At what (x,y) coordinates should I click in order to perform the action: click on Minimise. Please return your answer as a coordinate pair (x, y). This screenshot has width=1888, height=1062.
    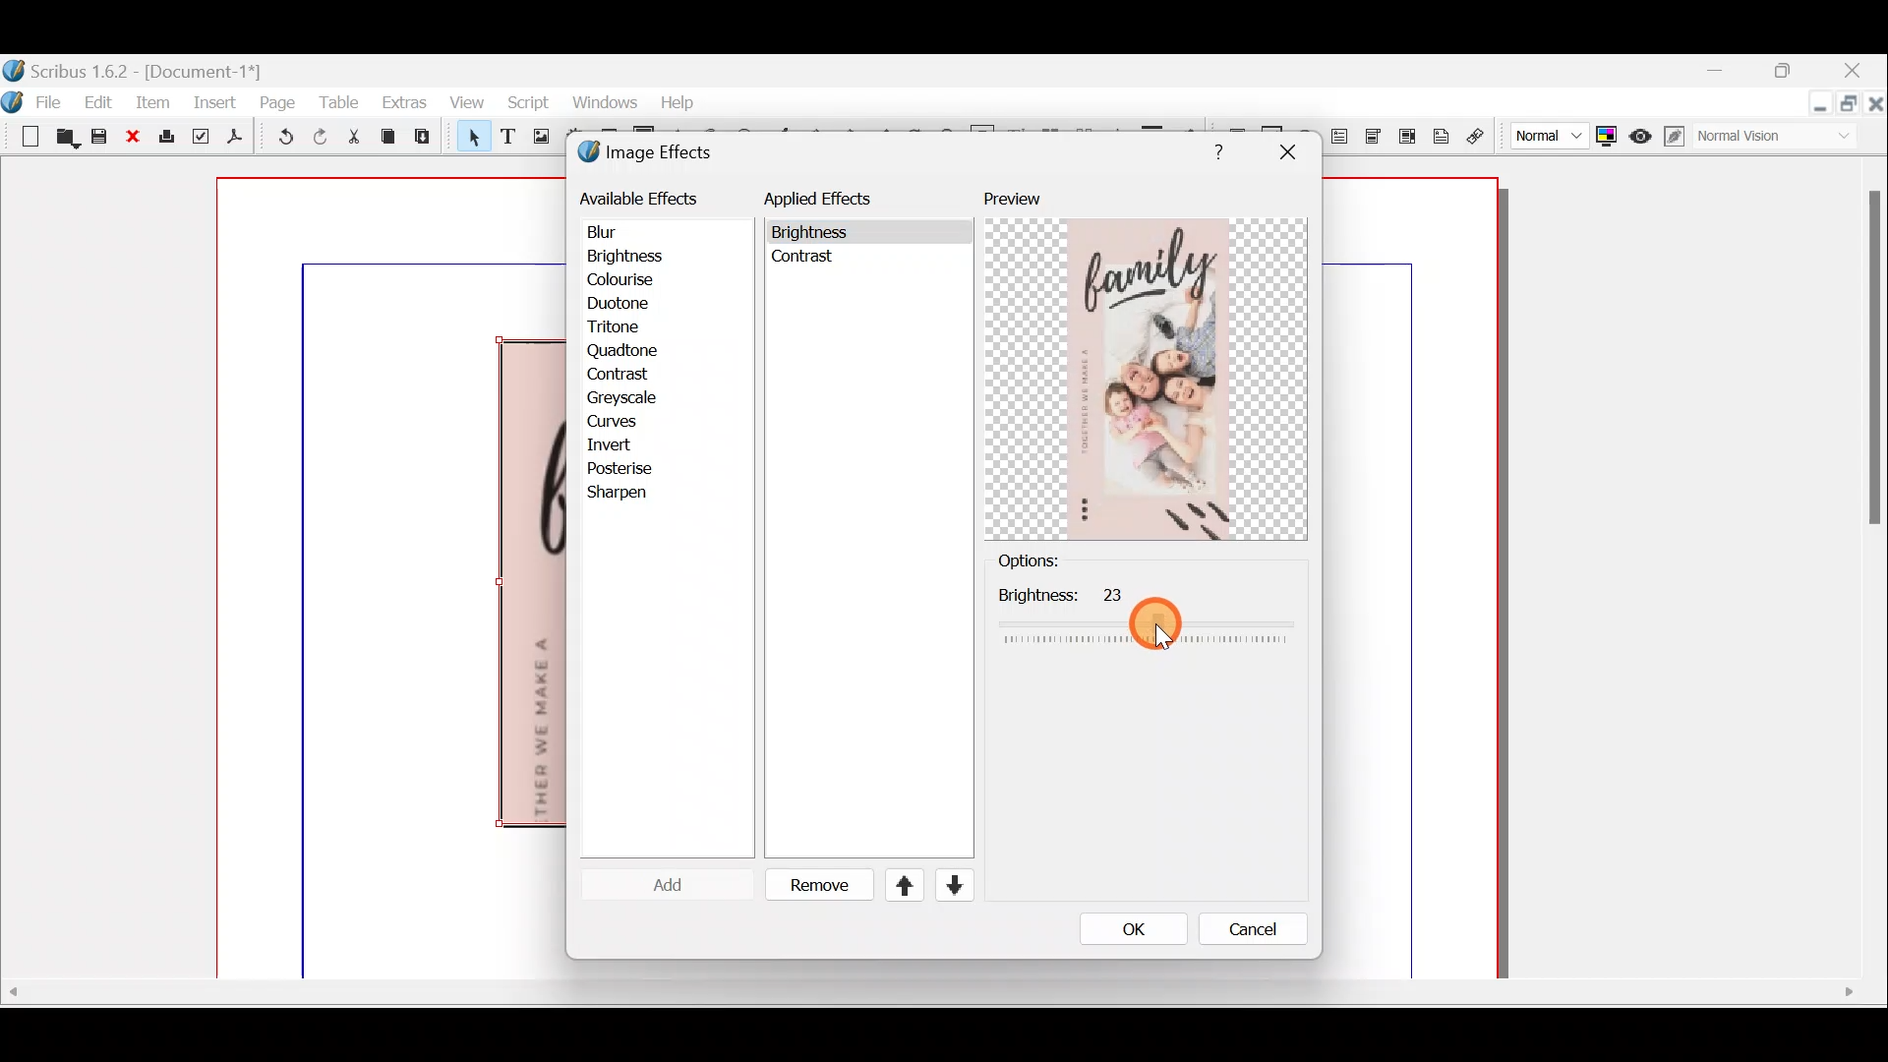
    Looking at the image, I should click on (1732, 76).